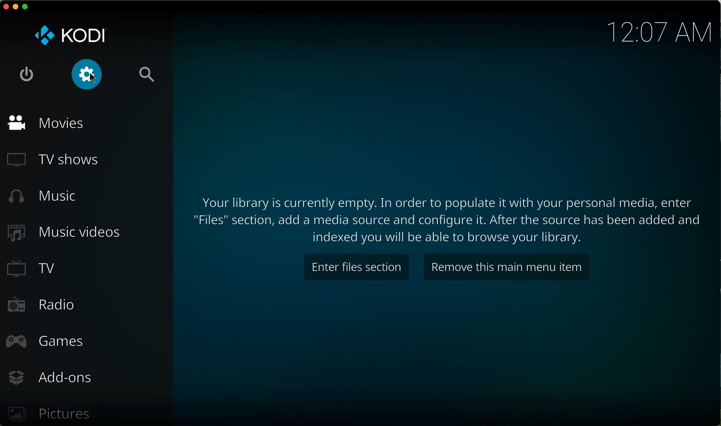 The height and width of the screenshot is (426, 721). I want to click on movies, so click(49, 123).